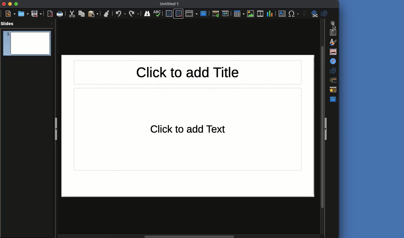 This screenshot has width=404, height=238. What do you see at coordinates (27, 44) in the screenshot?
I see `Slide 1` at bounding box center [27, 44].